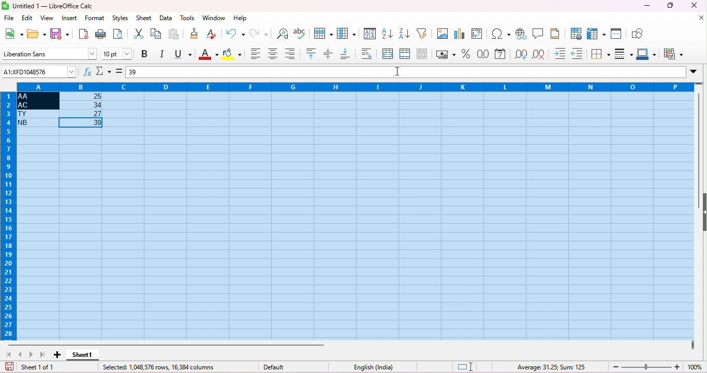  Describe the element at coordinates (100, 34) in the screenshot. I see `print` at that location.